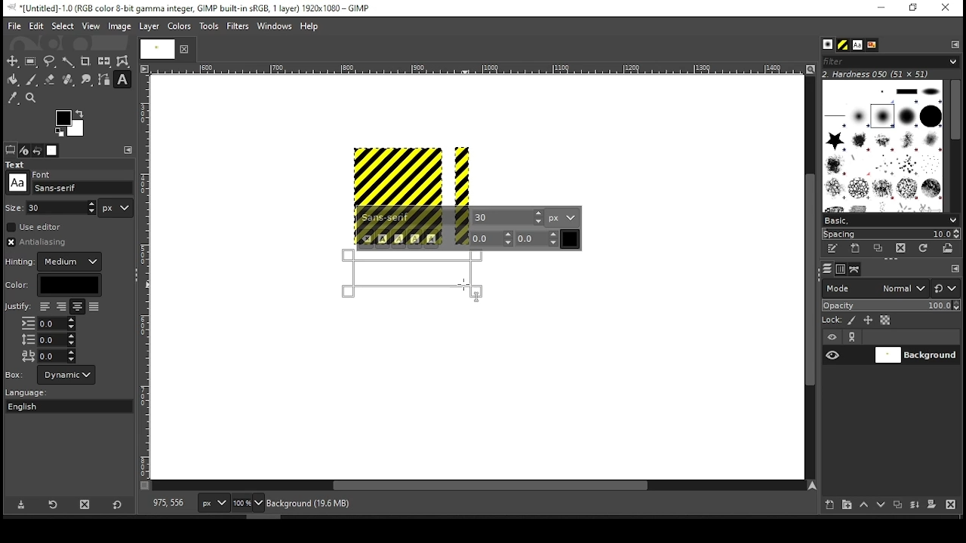 The image size is (966, 543). Describe the element at coordinates (94, 308) in the screenshot. I see `filled` at that location.